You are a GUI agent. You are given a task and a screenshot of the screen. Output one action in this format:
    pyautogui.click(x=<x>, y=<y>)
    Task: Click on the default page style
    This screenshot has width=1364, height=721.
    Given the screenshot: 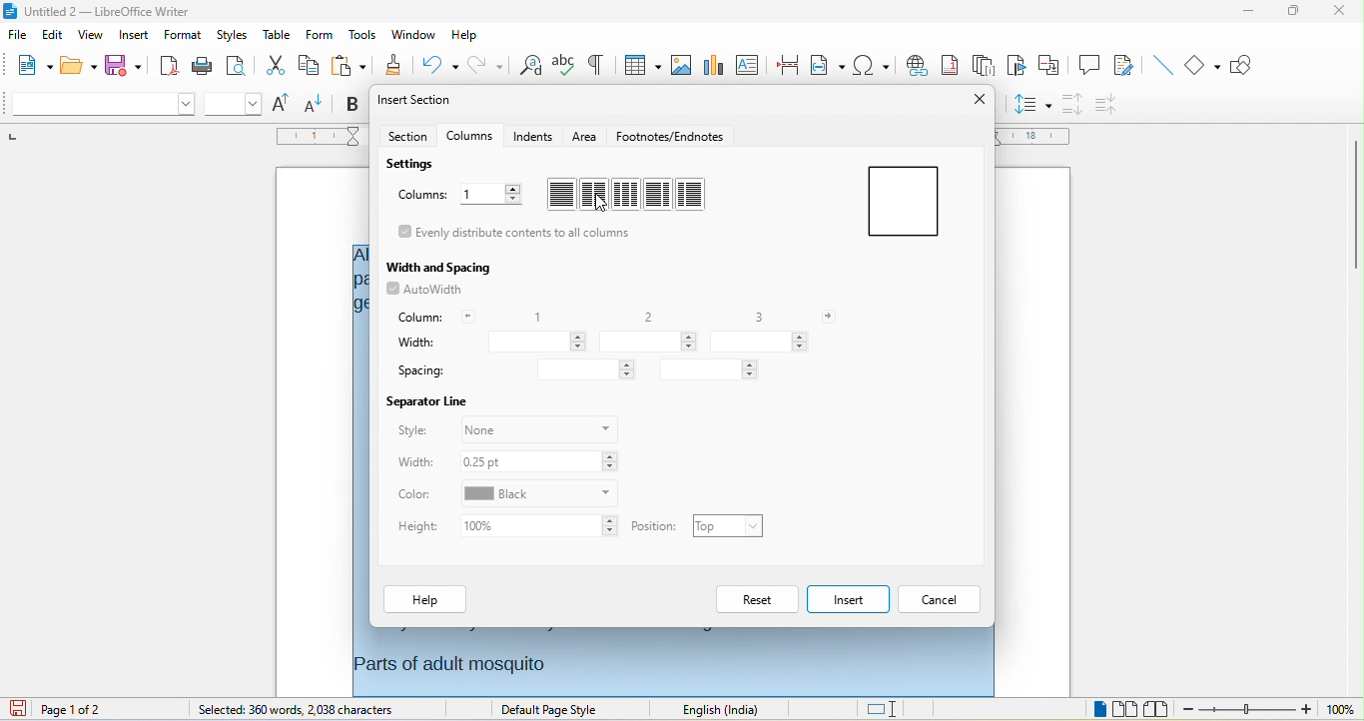 What is the action you would take?
    pyautogui.click(x=552, y=710)
    